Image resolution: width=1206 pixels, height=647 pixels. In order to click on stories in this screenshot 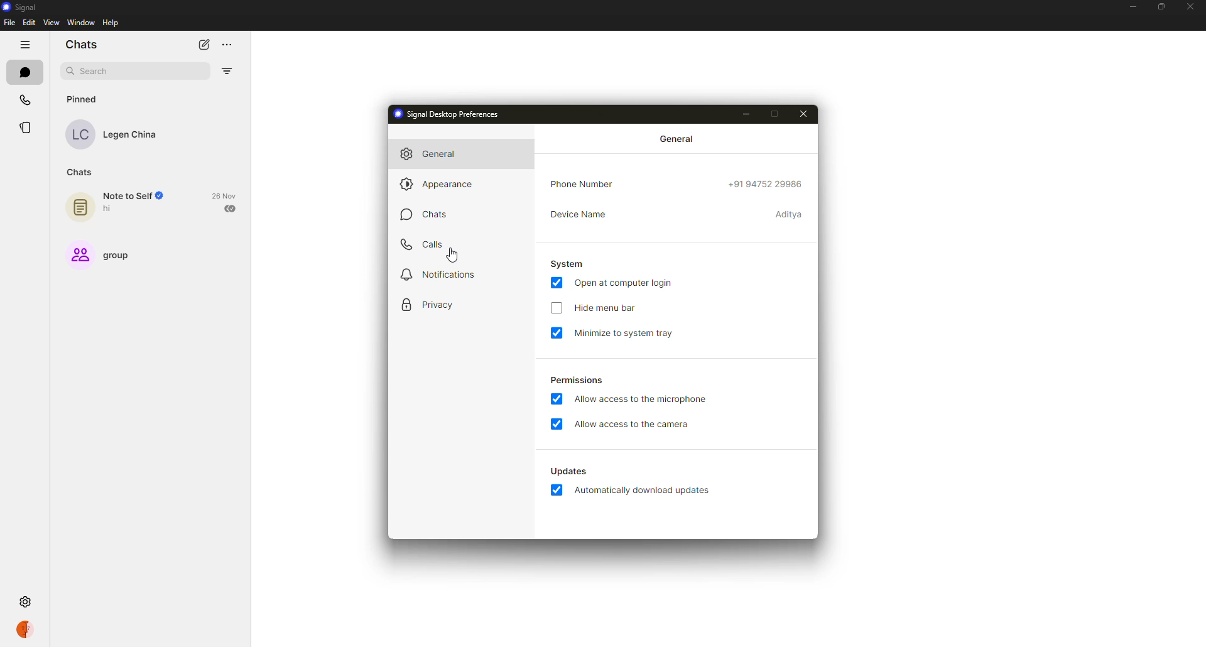, I will do `click(29, 128)`.